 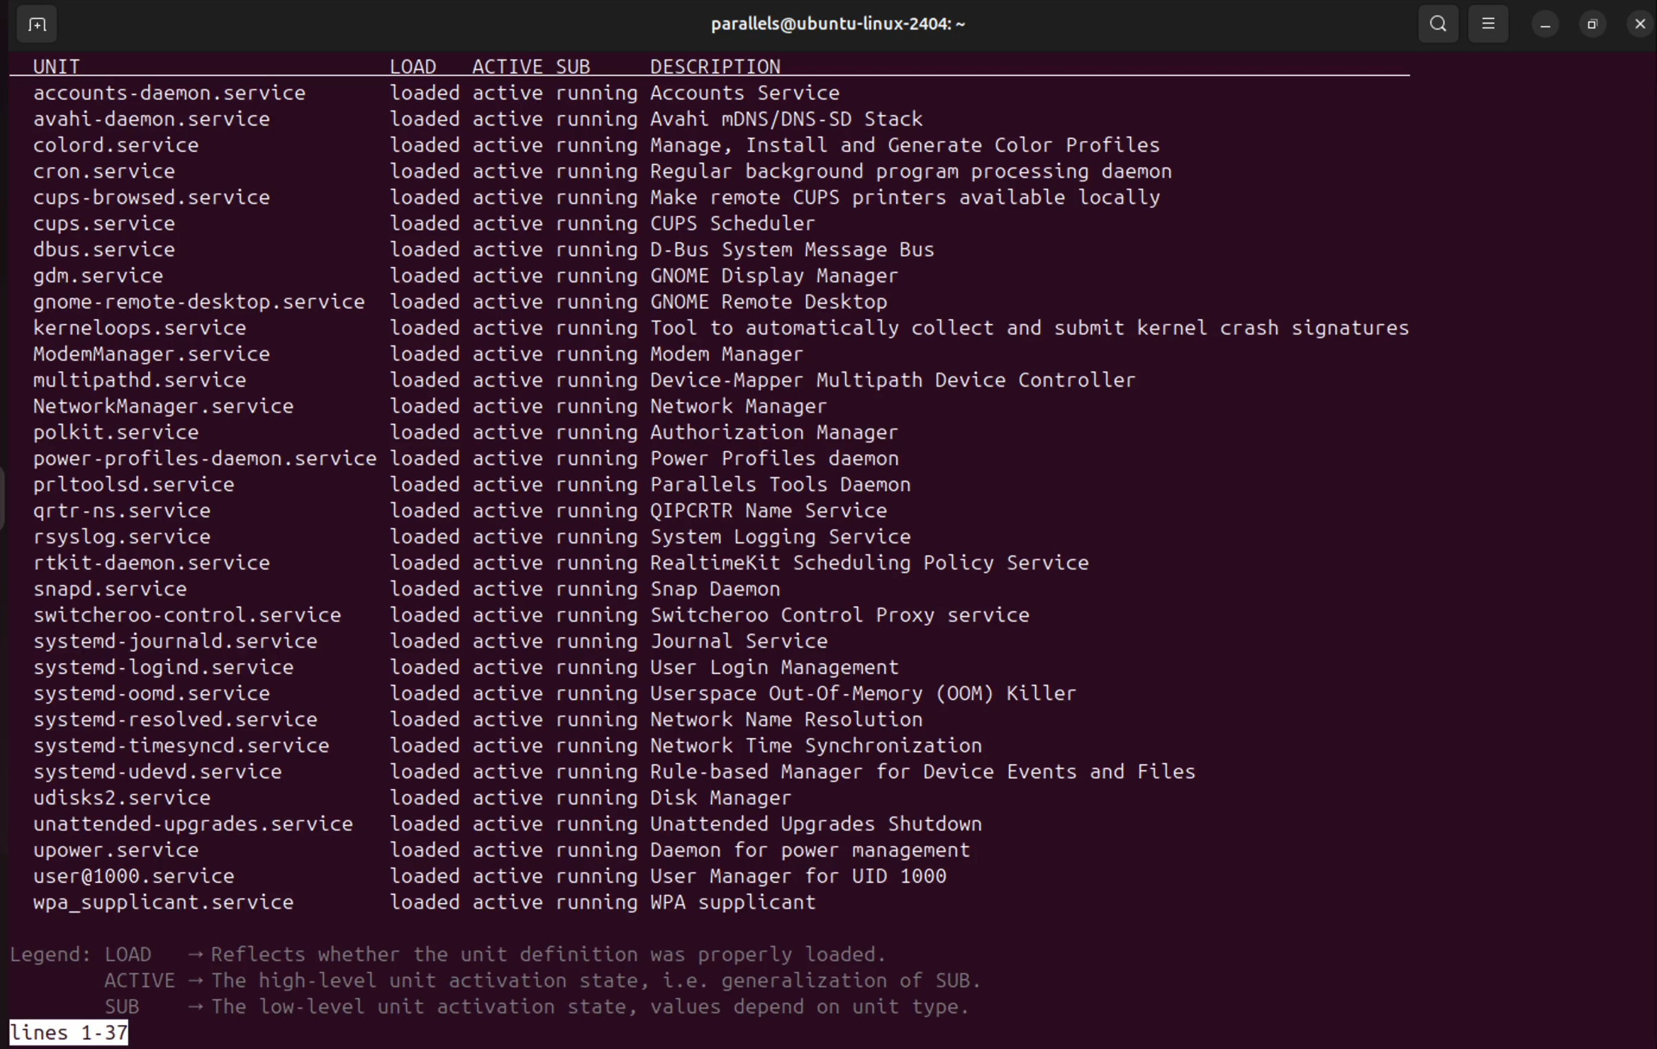 I want to click on active running , so click(x=773, y=488).